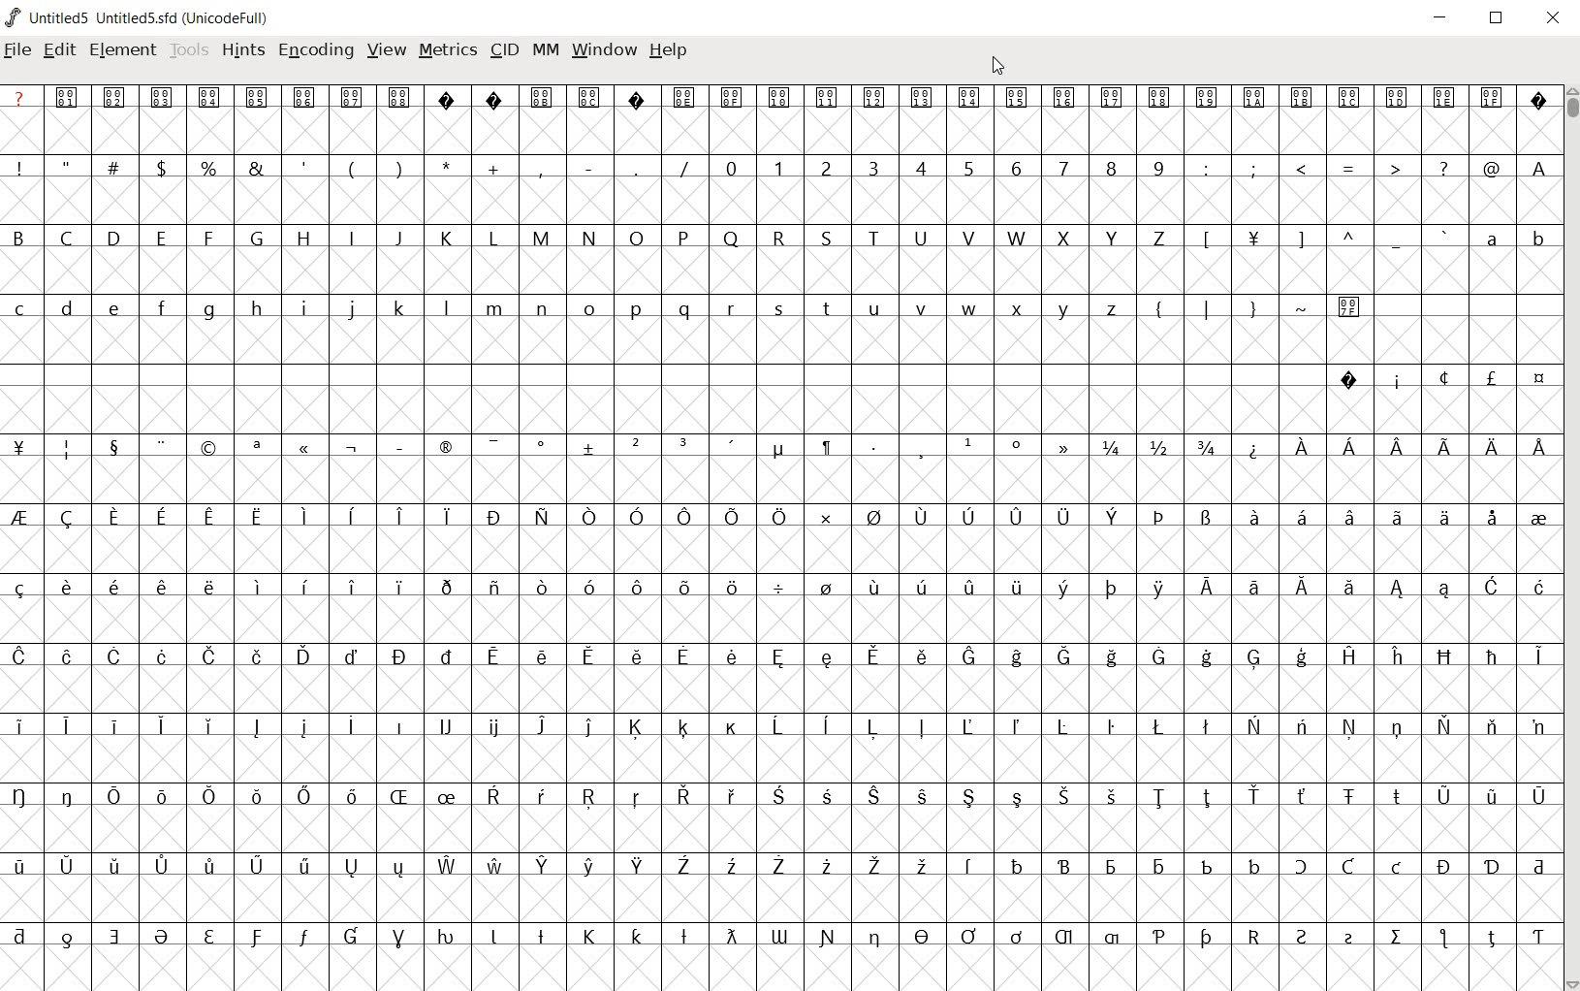  What do you see at coordinates (114, 310) in the screenshot?
I see `` at bounding box center [114, 310].